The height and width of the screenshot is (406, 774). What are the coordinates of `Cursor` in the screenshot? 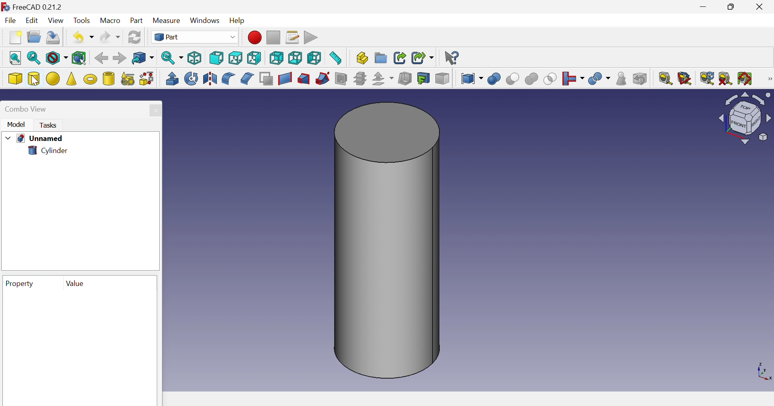 It's located at (34, 85).